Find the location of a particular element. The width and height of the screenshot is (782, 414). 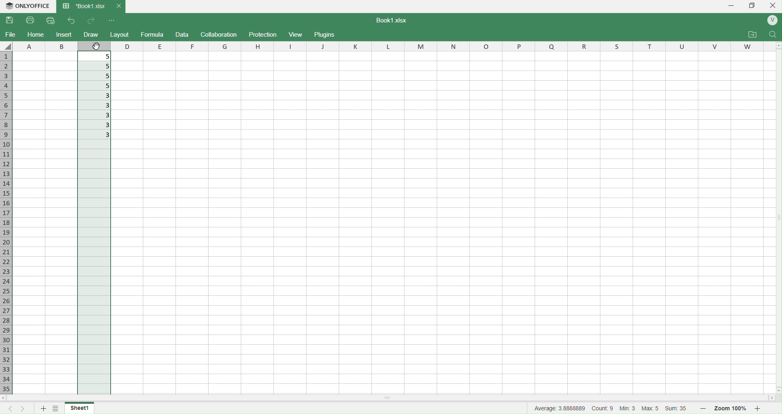

zoom out is located at coordinates (702, 407).